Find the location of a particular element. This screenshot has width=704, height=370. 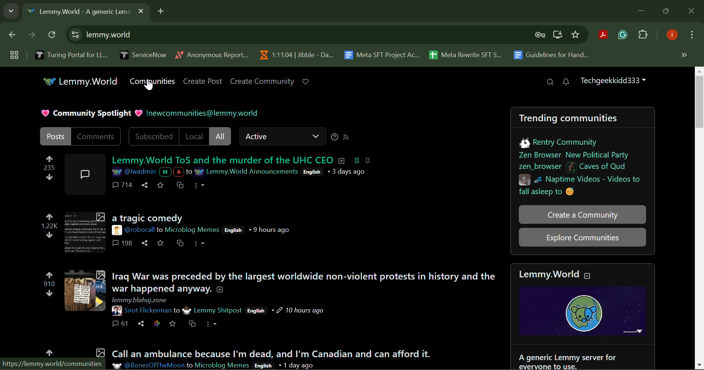

Post Icon is located at coordinates (84, 173).